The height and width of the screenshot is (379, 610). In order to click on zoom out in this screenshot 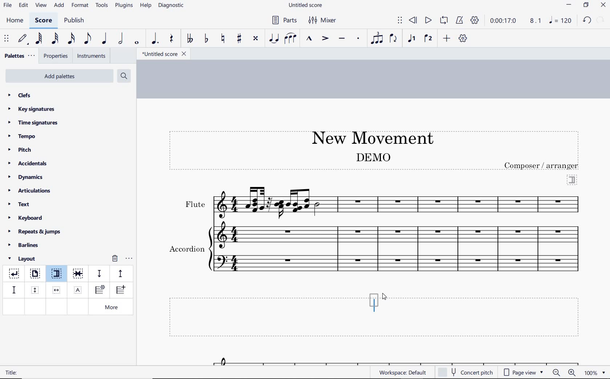, I will do `click(557, 372)`.